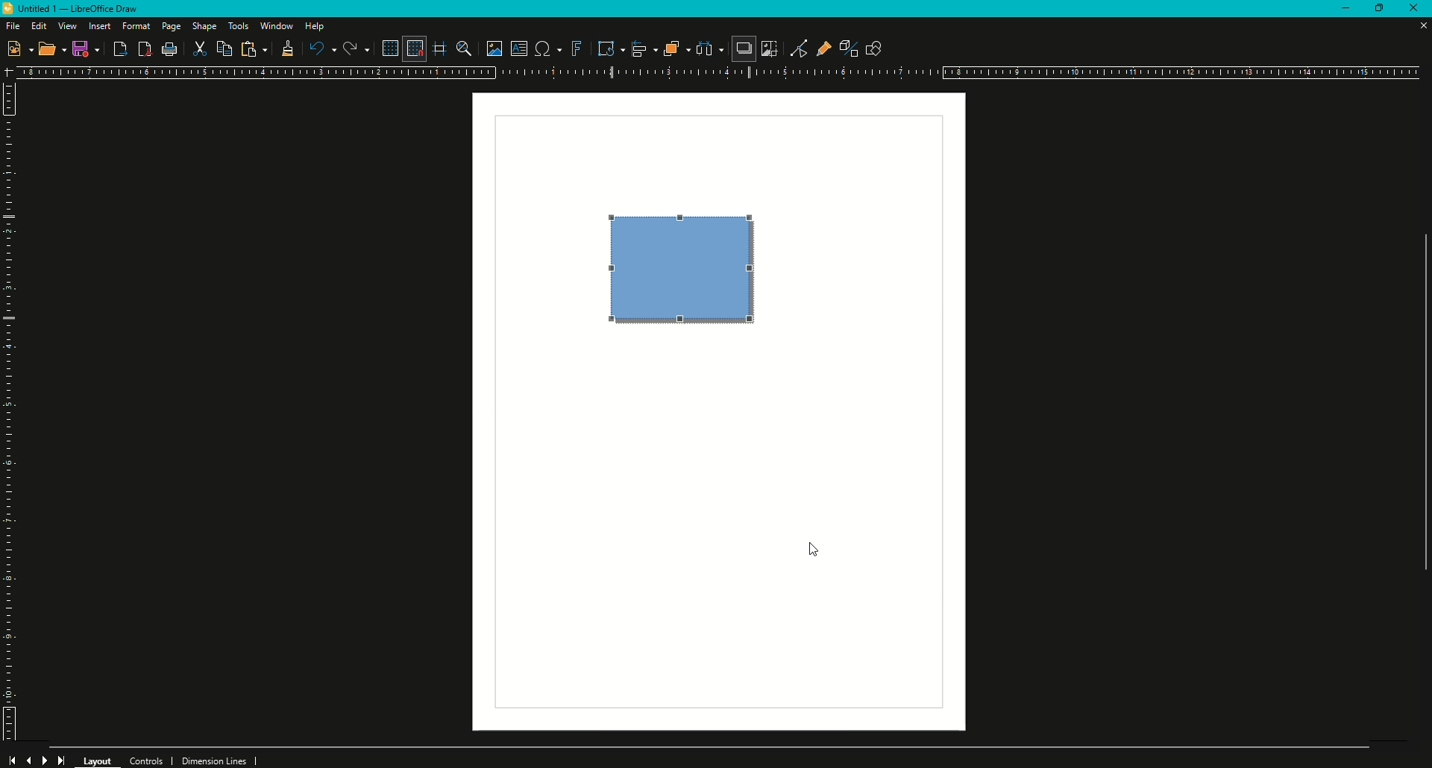  What do you see at coordinates (38, 758) in the screenshot?
I see `forward and backward button` at bounding box center [38, 758].